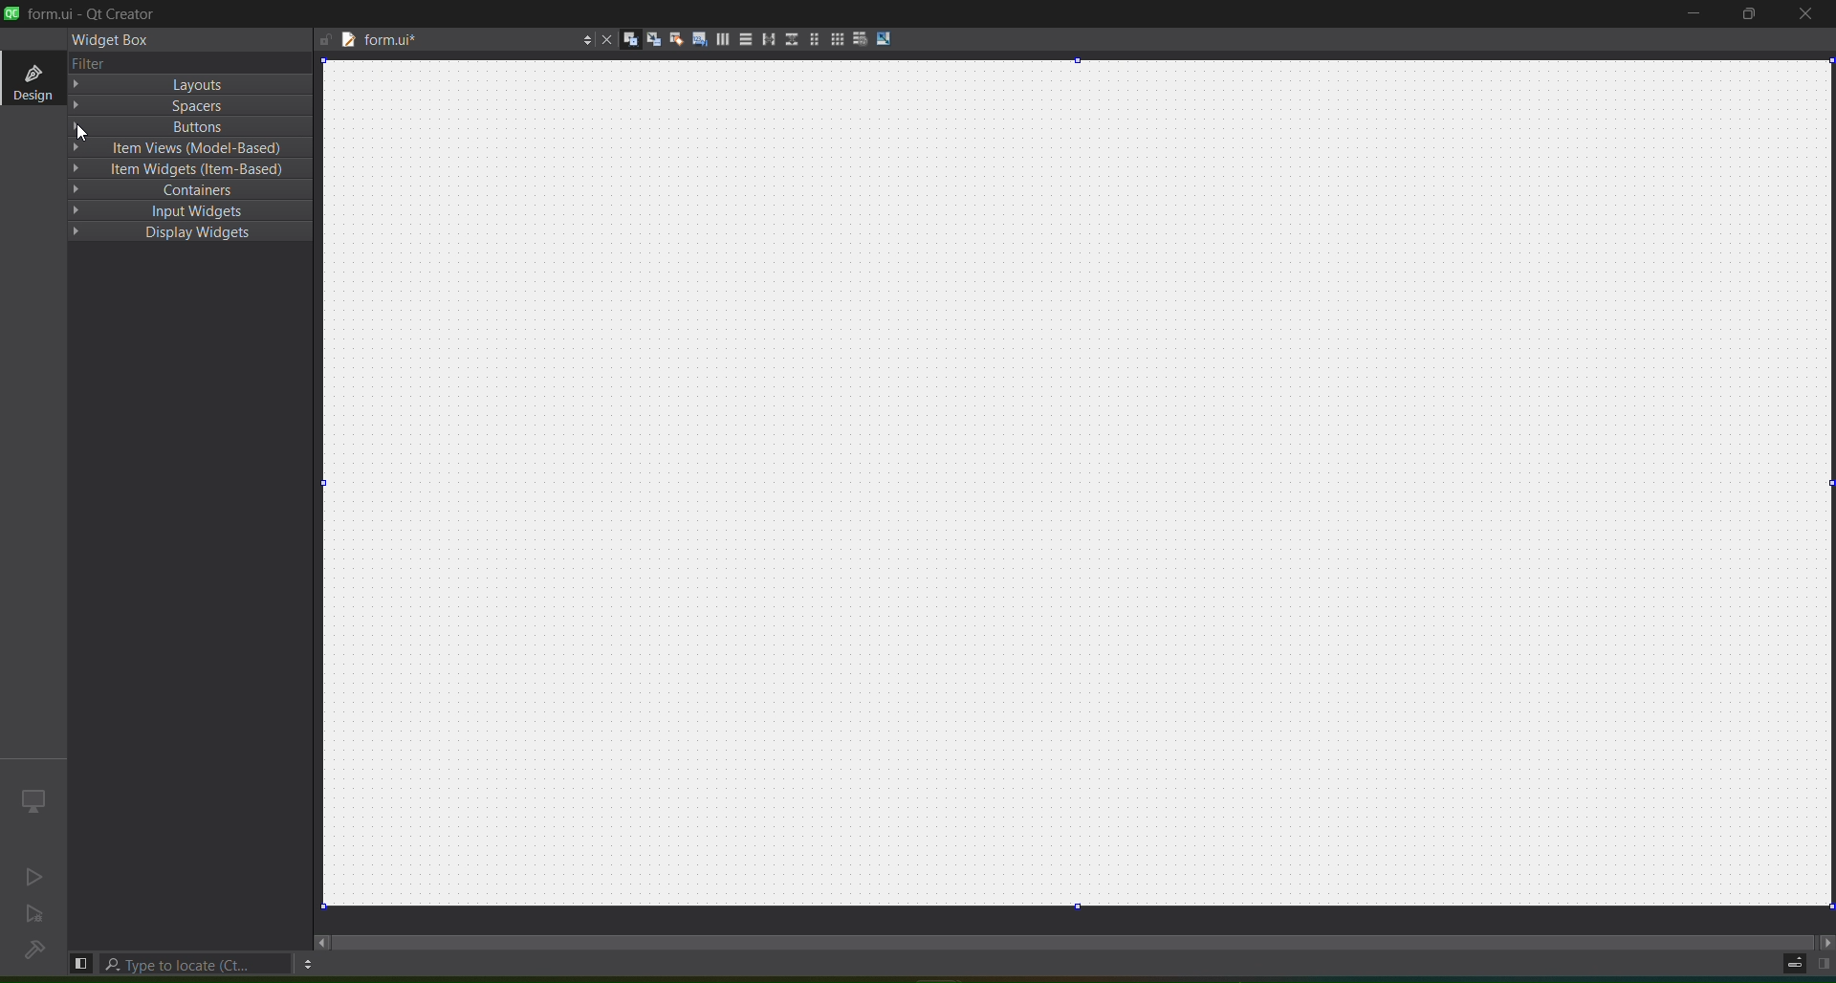  I want to click on edit signal slots, so click(648, 36).